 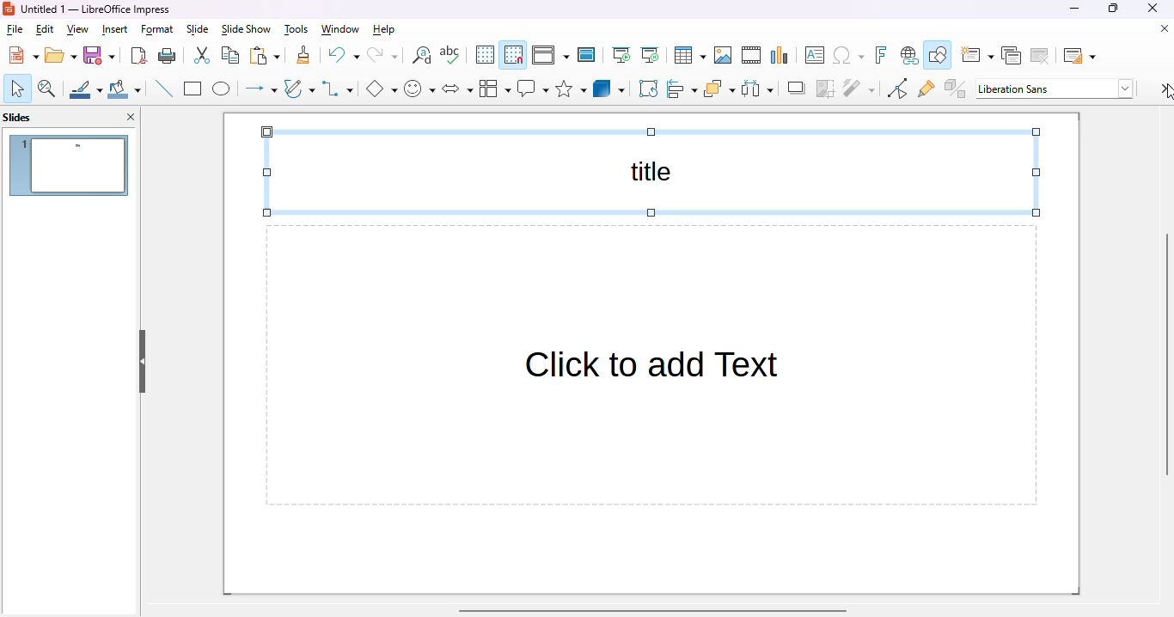 What do you see at coordinates (265, 56) in the screenshot?
I see `paste` at bounding box center [265, 56].